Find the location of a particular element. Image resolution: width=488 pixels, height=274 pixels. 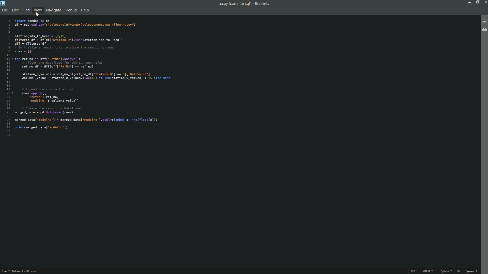

close app is located at coordinates (485, 2).